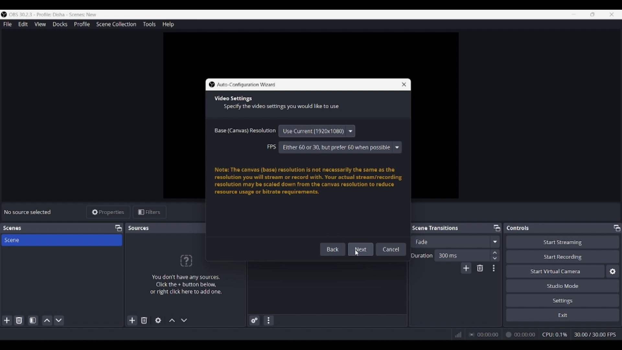 The width and height of the screenshot is (622, 350). I want to click on Window title, so click(247, 85).